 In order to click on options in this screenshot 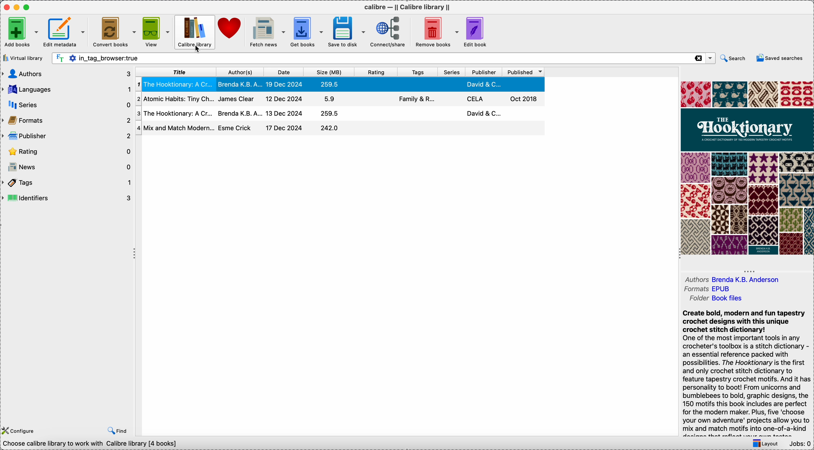, I will do `click(710, 59)`.